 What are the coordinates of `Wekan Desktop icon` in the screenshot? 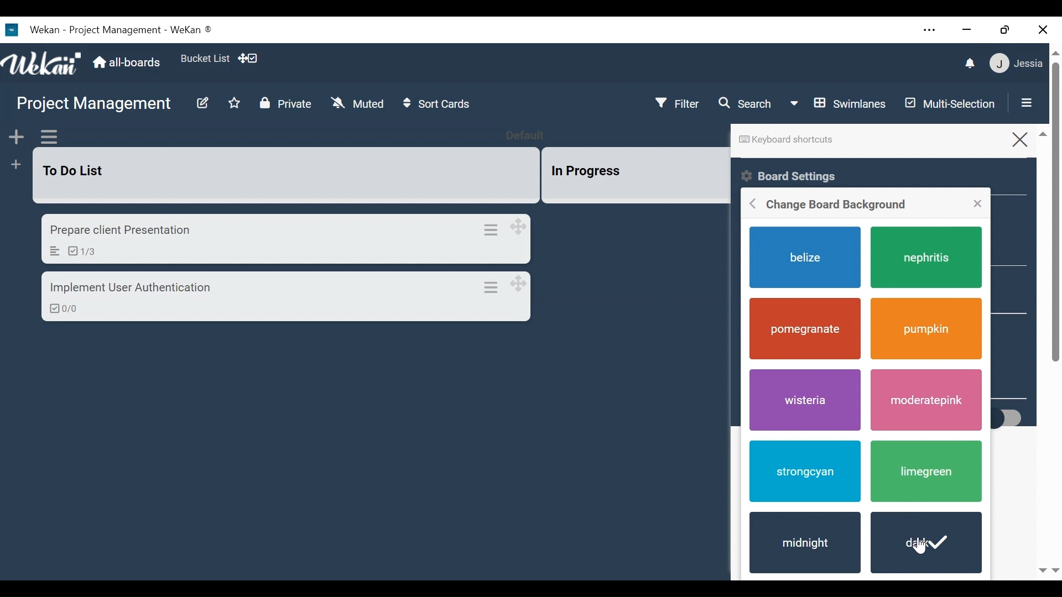 It's located at (114, 30).